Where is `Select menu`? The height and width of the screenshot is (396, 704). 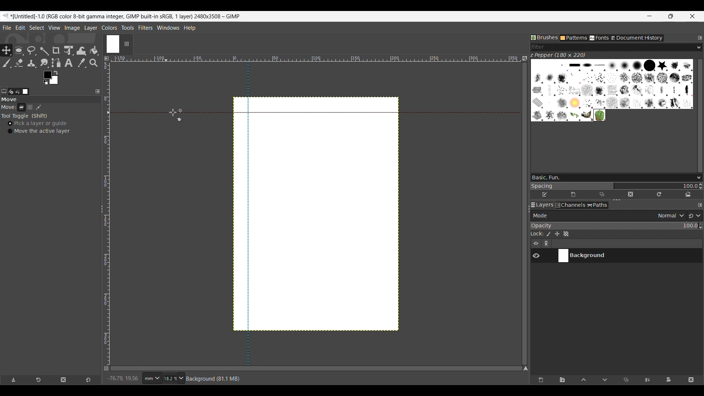 Select menu is located at coordinates (37, 27).